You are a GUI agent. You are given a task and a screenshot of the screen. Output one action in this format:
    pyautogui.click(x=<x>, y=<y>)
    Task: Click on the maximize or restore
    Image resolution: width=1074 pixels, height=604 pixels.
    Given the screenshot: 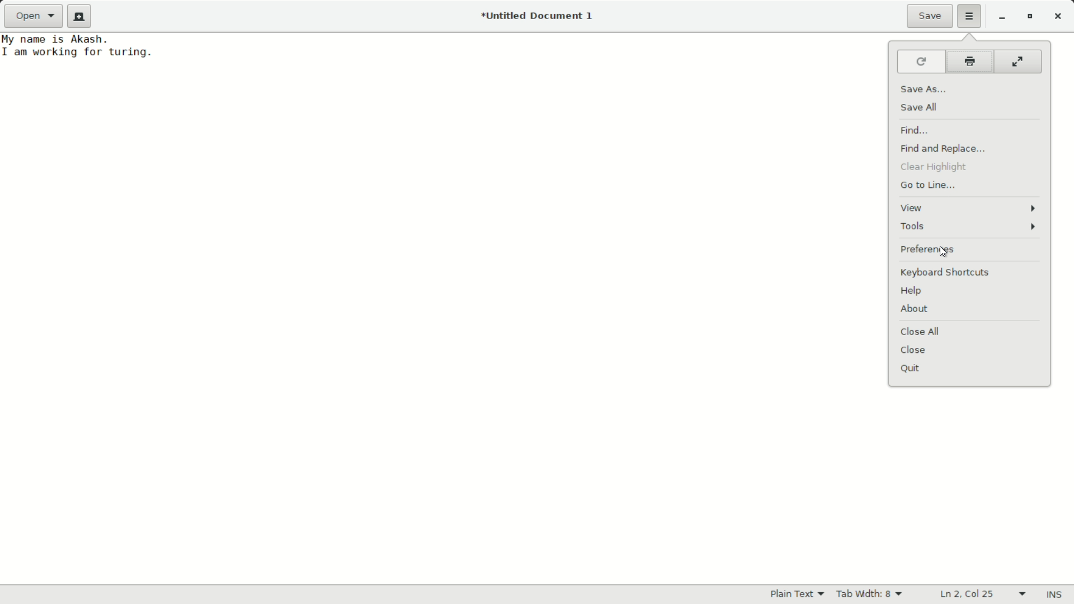 What is the action you would take?
    pyautogui.click(x=1030, y=17)
    